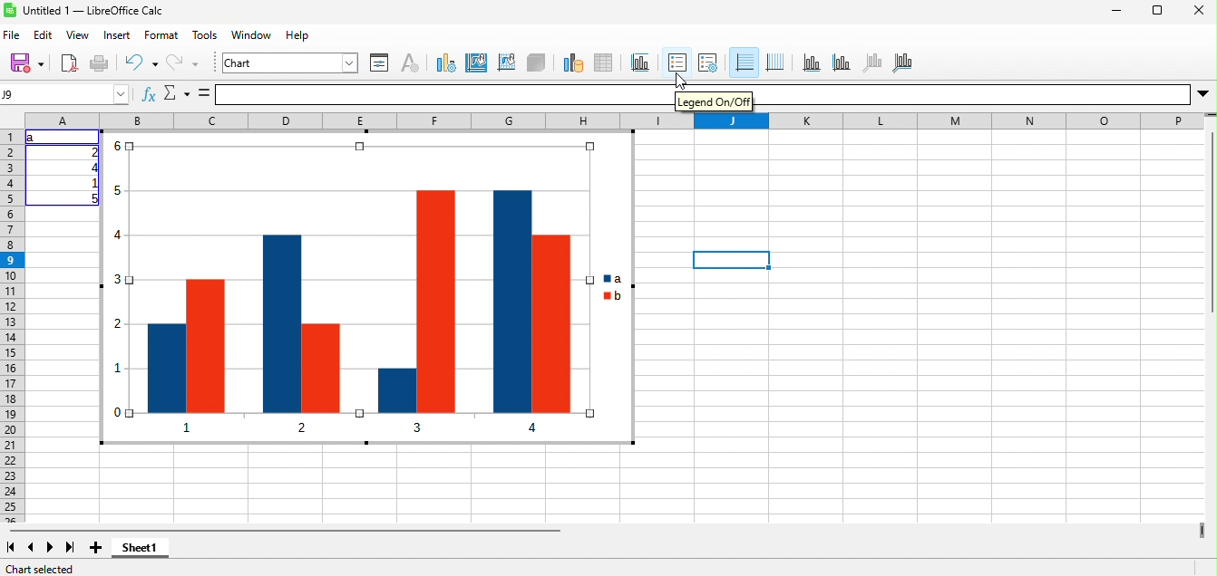 This screenshot has width=1217, height=576. What do you see at coordinates (1202, 94) in the screenshot?
I see `More options` at bounding box center [1202, 94].